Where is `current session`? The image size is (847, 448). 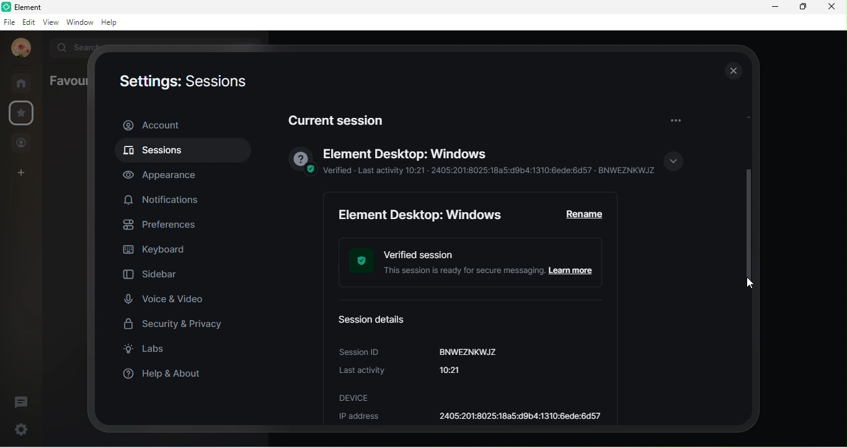
current session is located at coordinates (341, 117).